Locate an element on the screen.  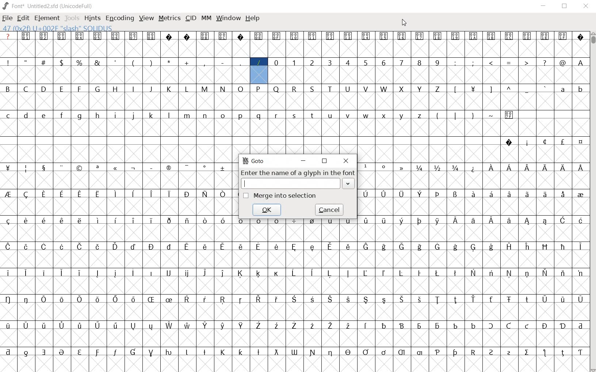
glyph is located at coordinates (366, 247).